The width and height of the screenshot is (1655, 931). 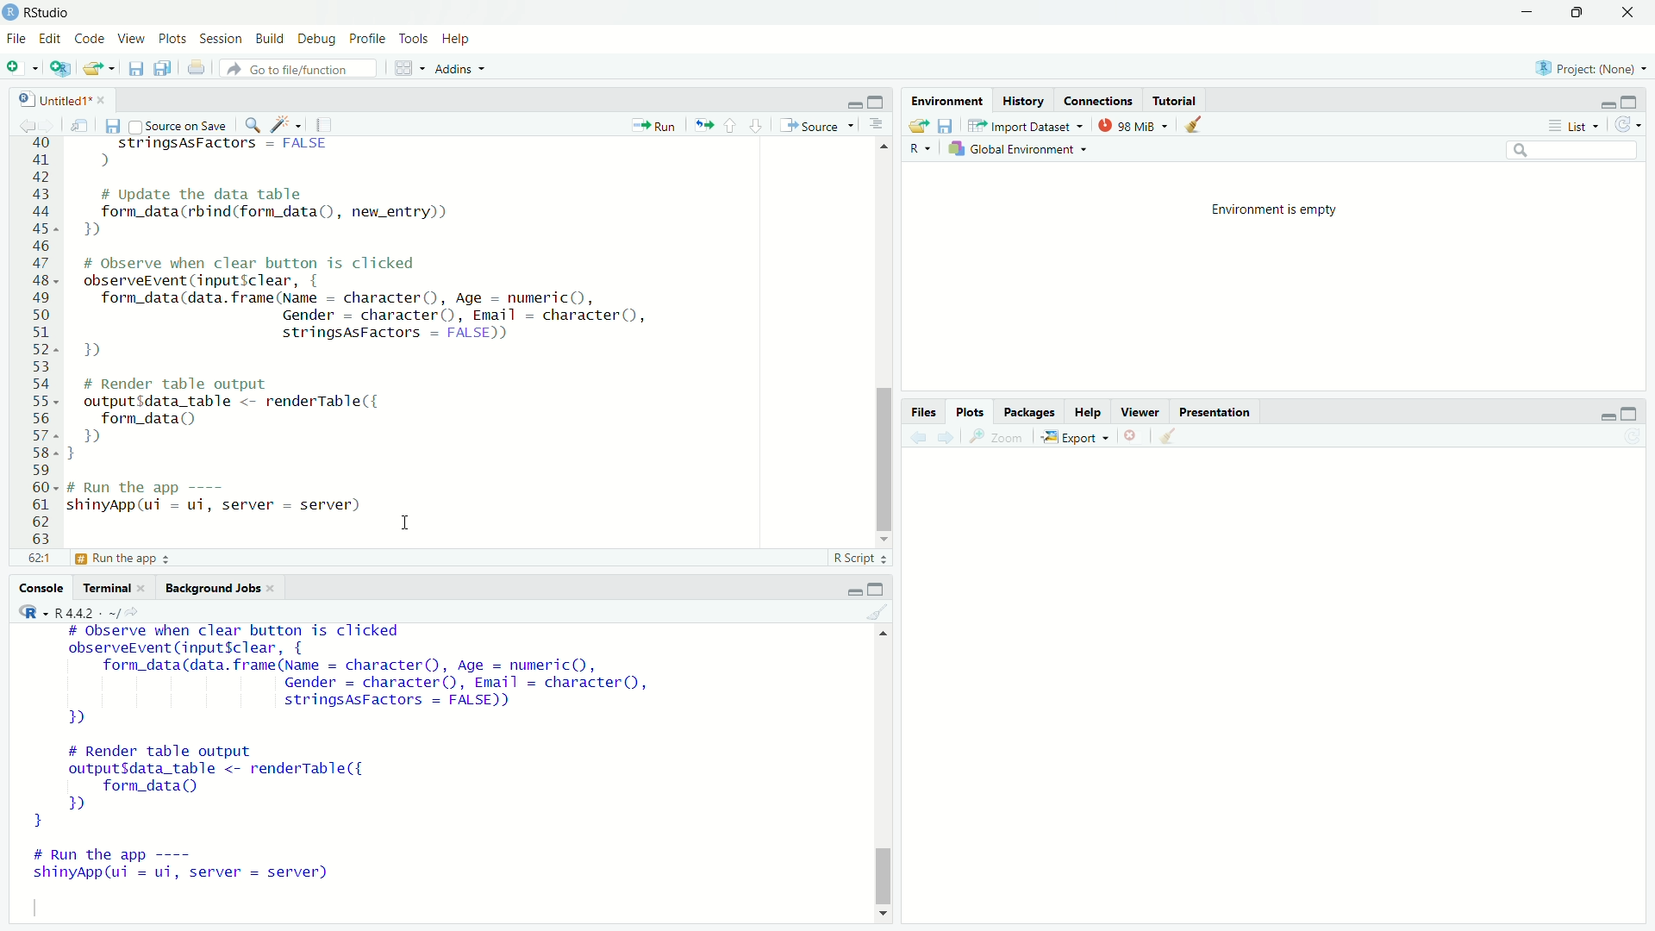 I want to click on maximize, so click(x=1583, y=12).